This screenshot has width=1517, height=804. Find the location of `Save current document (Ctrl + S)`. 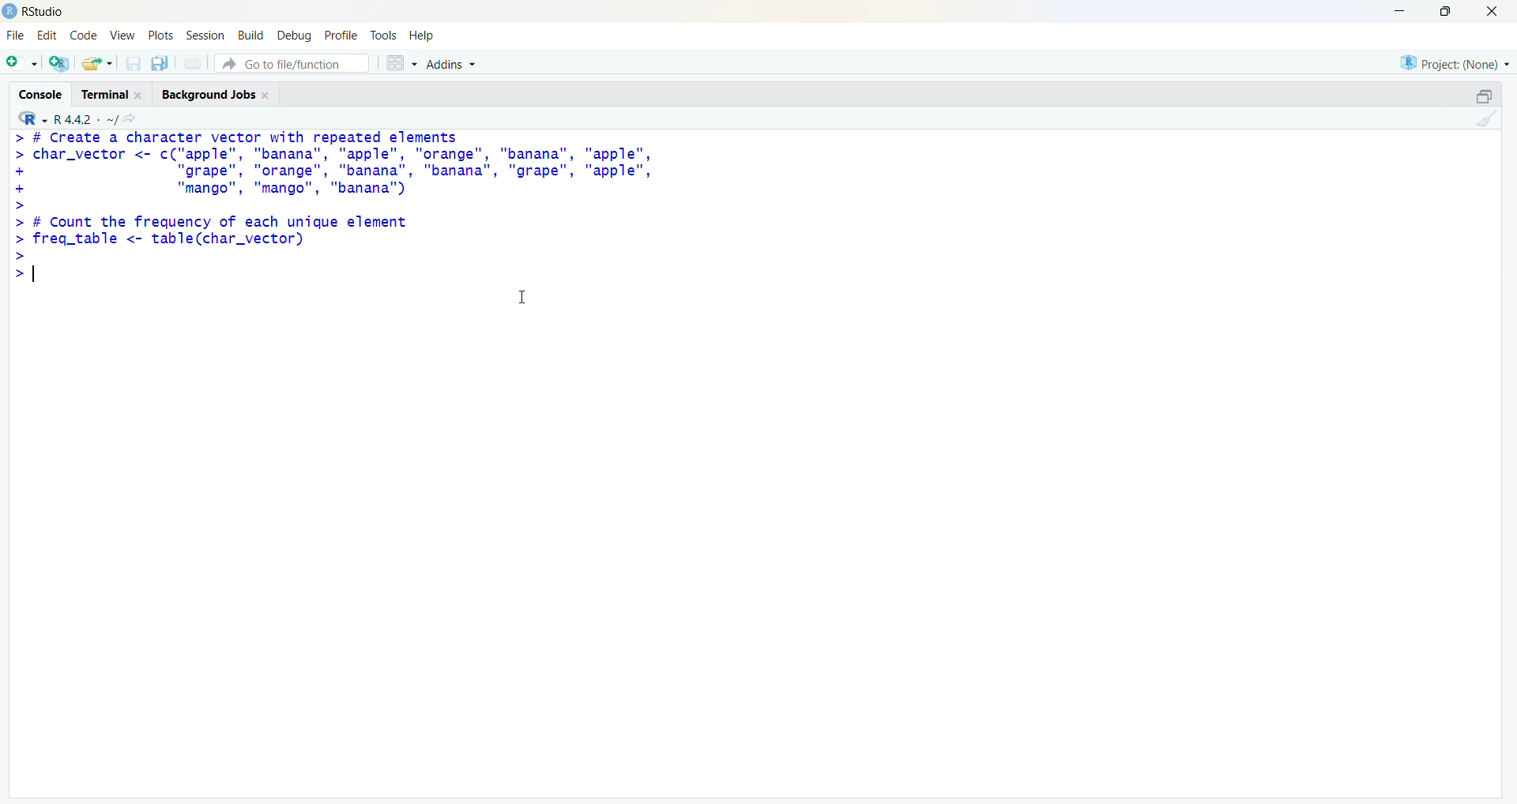

Save current document (Ctrl + S) is located at coordinates (132, 63).